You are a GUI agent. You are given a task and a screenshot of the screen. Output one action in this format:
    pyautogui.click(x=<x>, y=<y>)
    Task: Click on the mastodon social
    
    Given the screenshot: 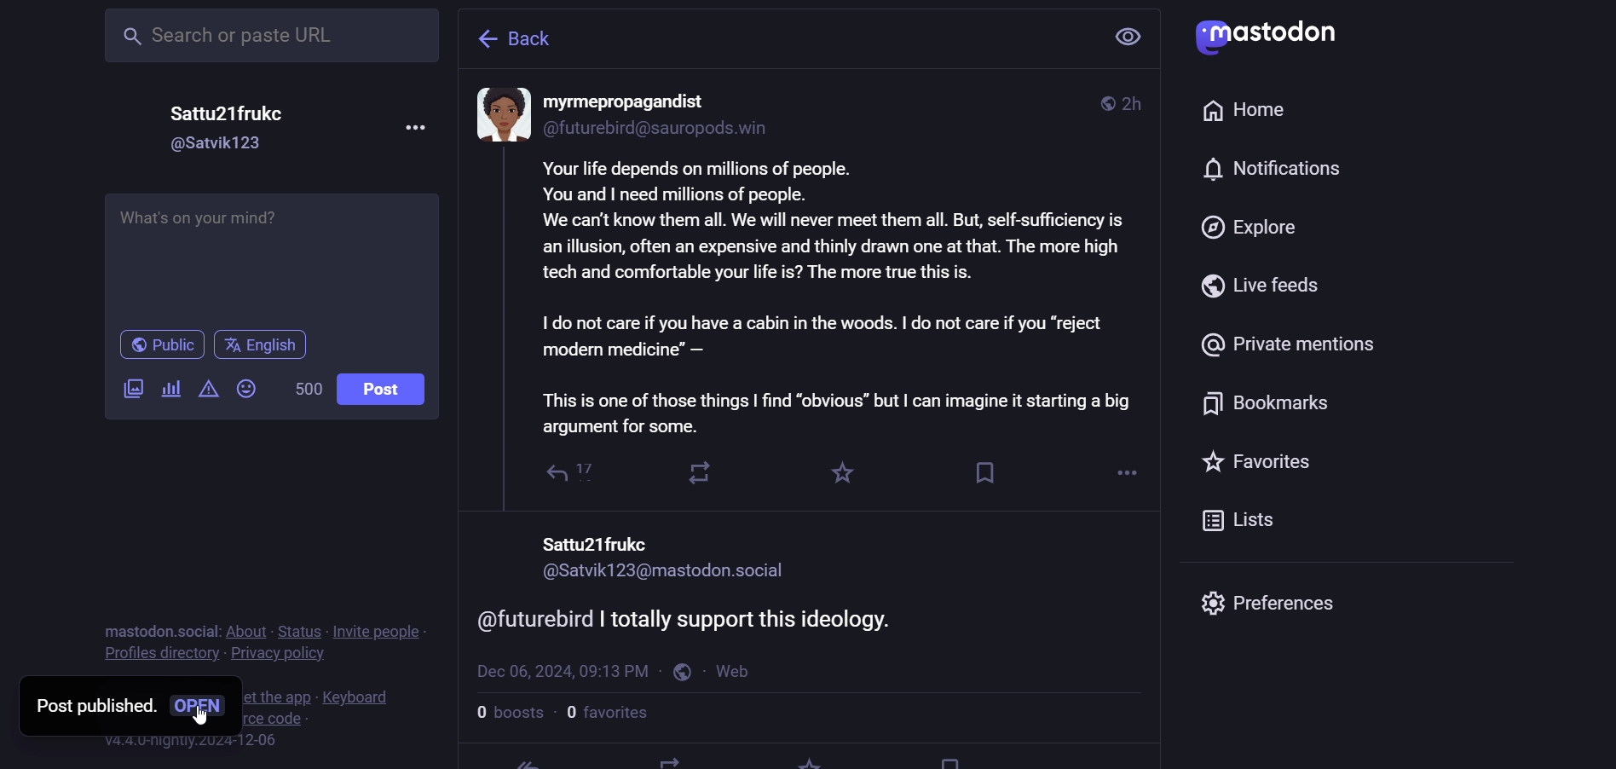 What is the action you would take?
    pyautogui.click(x=157, y=630)
    